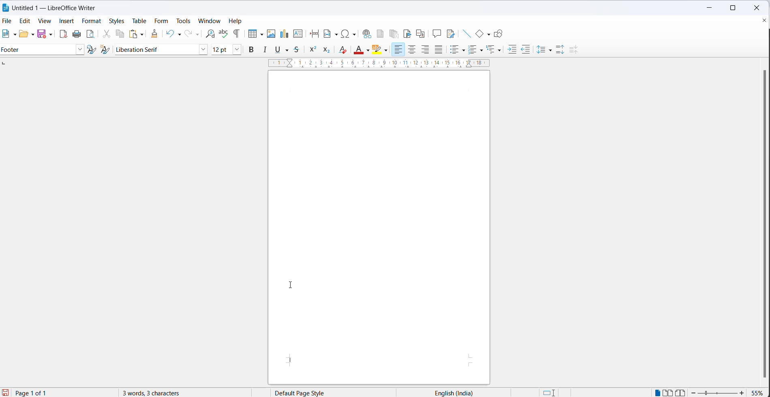  What do you see at coordinates (285, 34) in the screenshot?
I see `insert chart` at bounding box center [285, 34].